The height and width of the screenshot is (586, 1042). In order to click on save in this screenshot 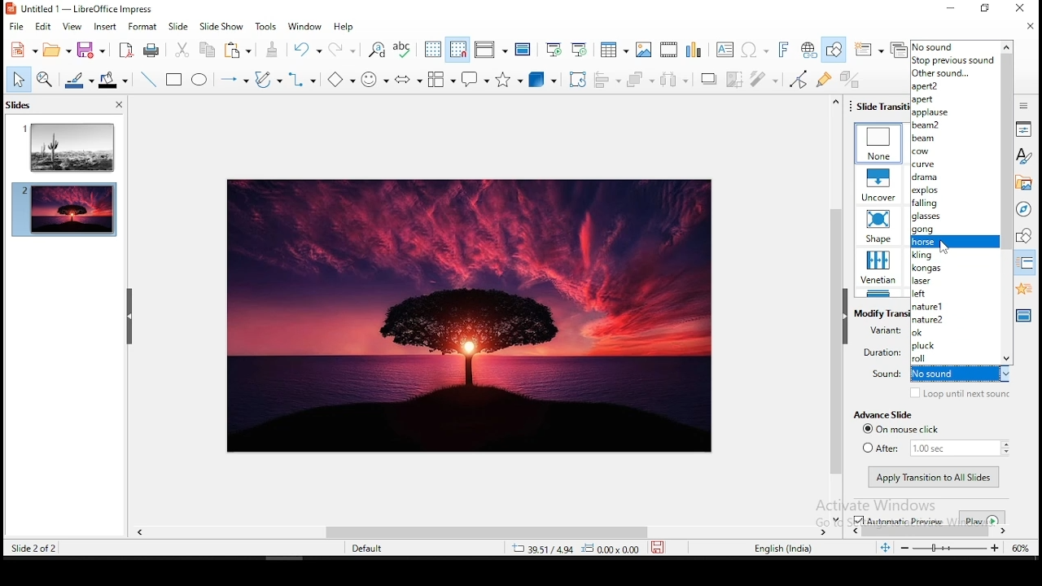, I will do `click(90, 50)`.